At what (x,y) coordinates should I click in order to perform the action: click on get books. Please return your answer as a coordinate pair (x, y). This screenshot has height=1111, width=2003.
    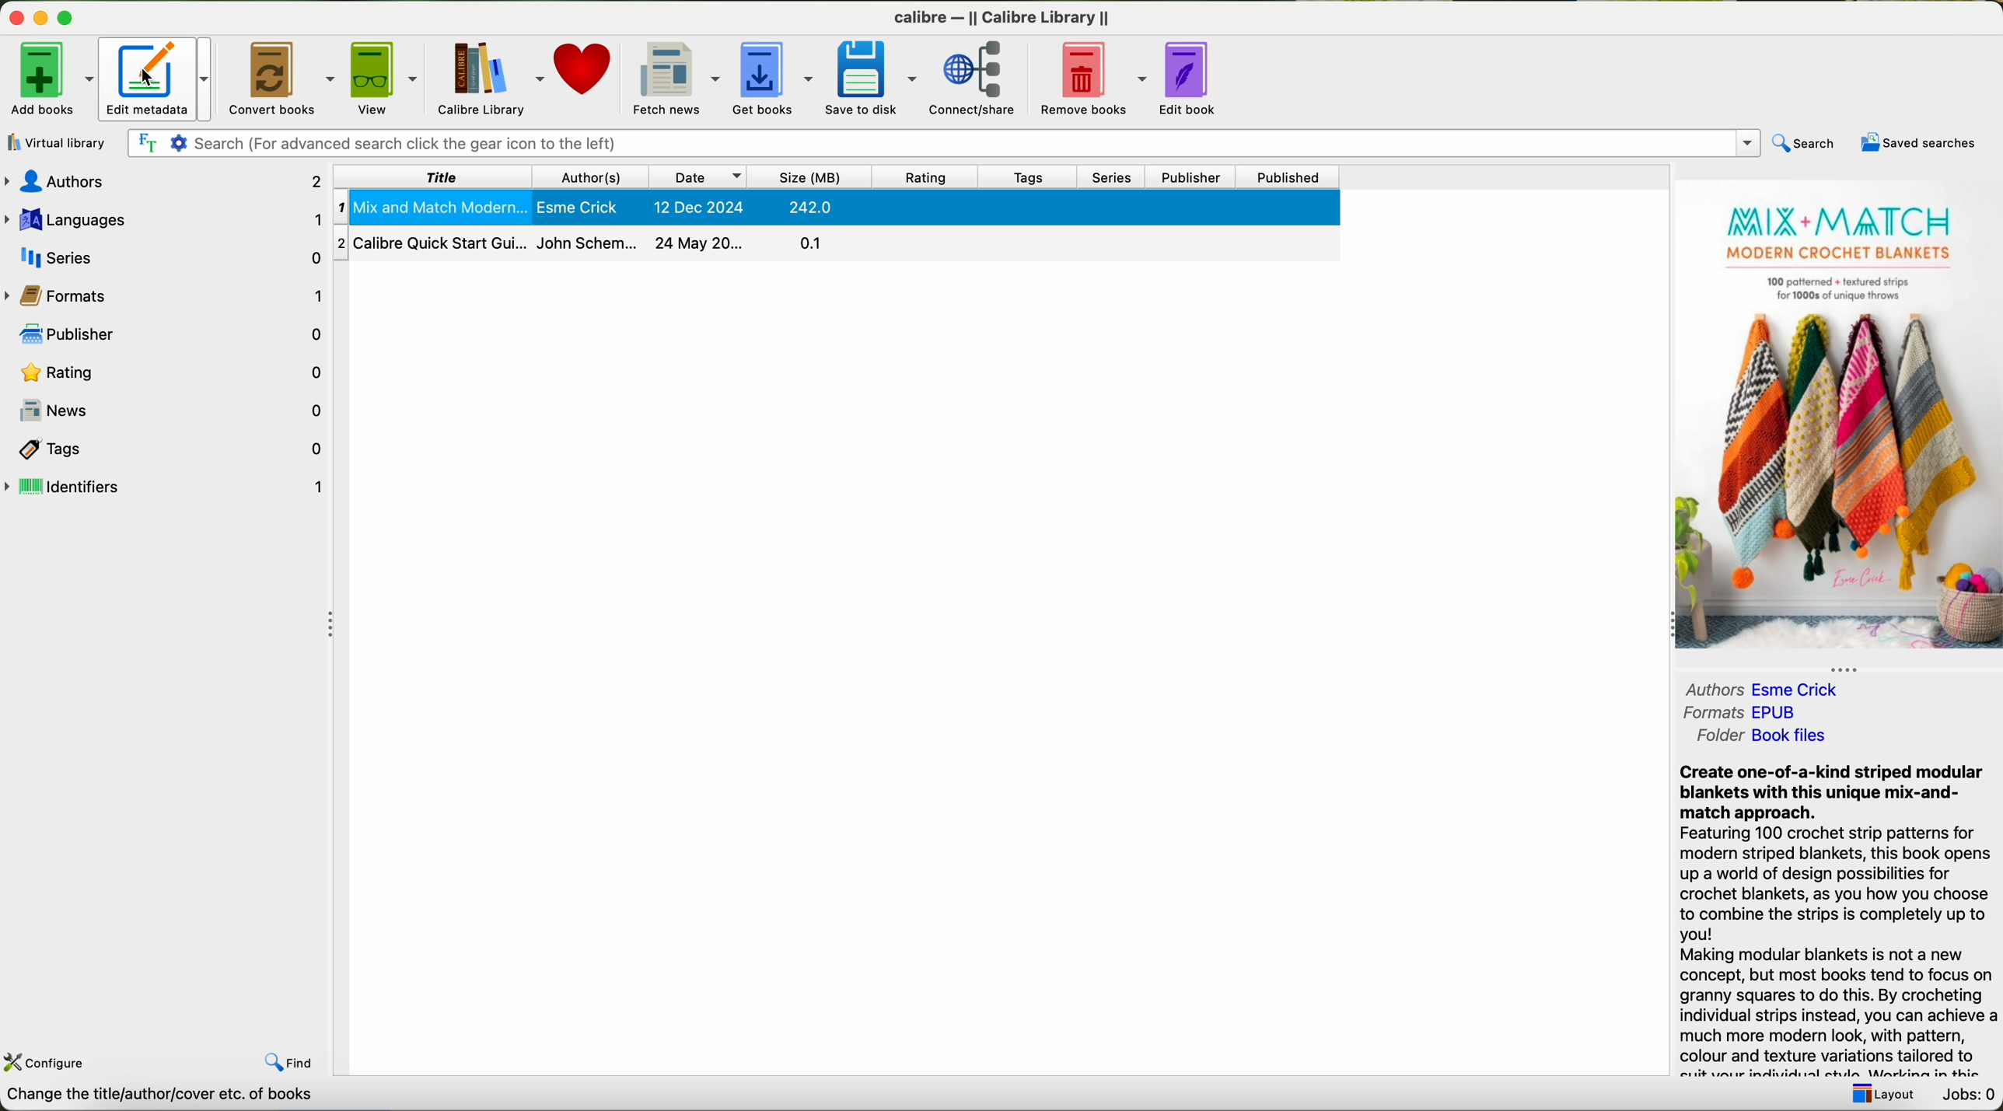
    Looking at the image, I should click on (774, 76).